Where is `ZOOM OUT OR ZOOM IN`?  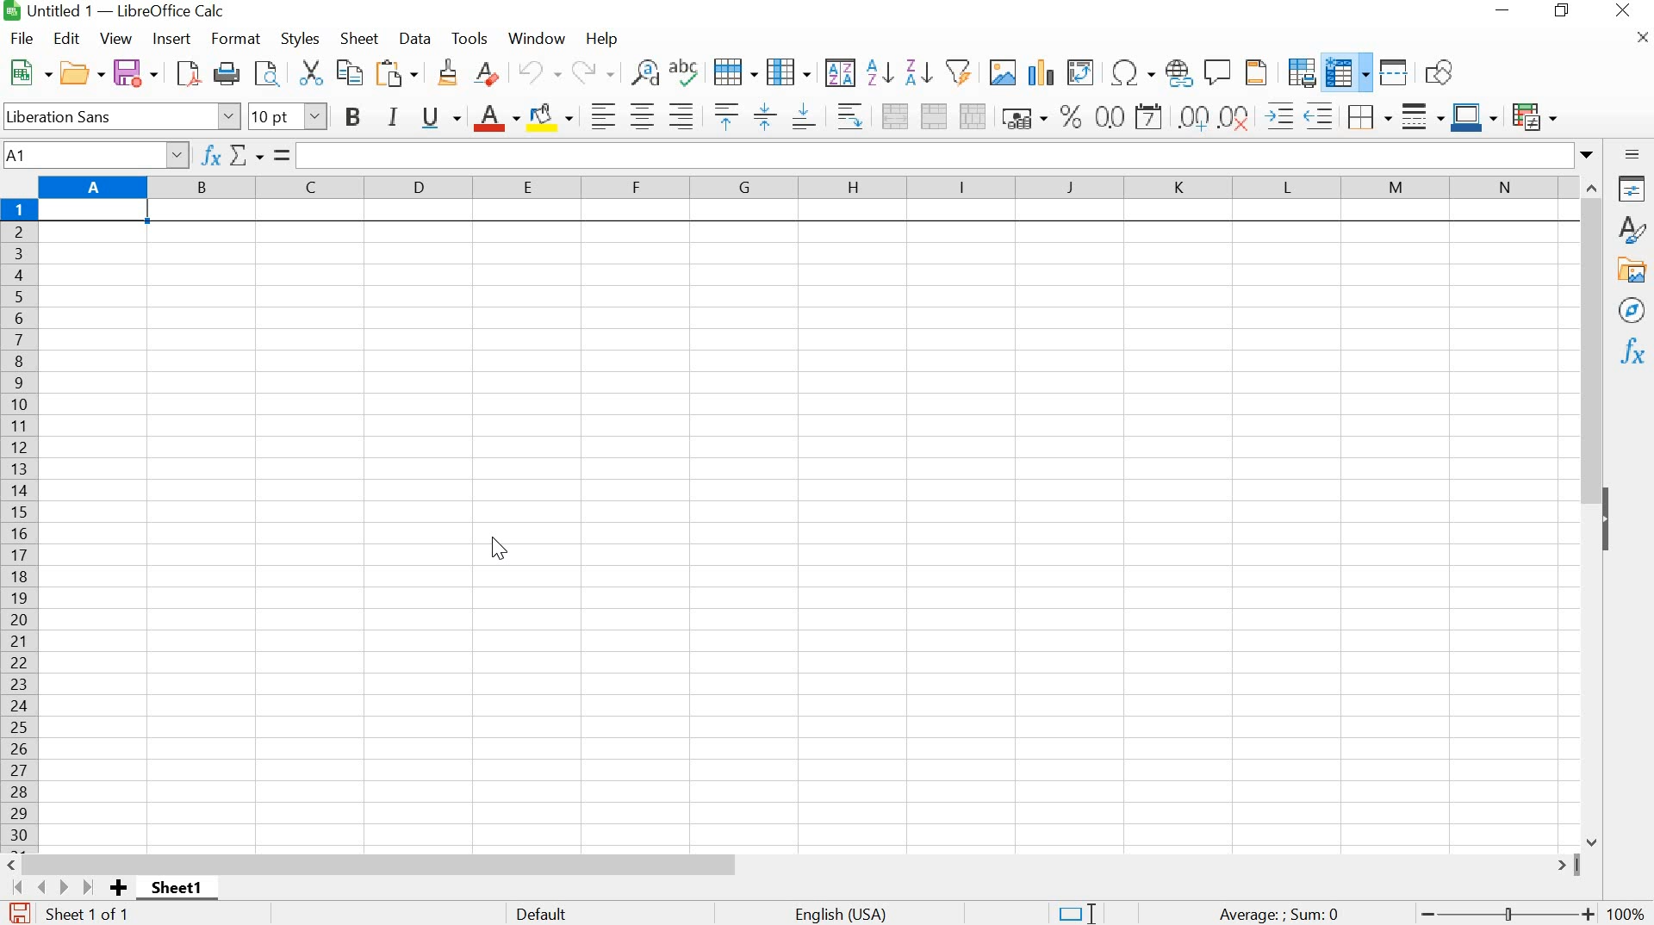
ZOOM OUT OR ZOOM IN is located at coordinates (1504, 915).